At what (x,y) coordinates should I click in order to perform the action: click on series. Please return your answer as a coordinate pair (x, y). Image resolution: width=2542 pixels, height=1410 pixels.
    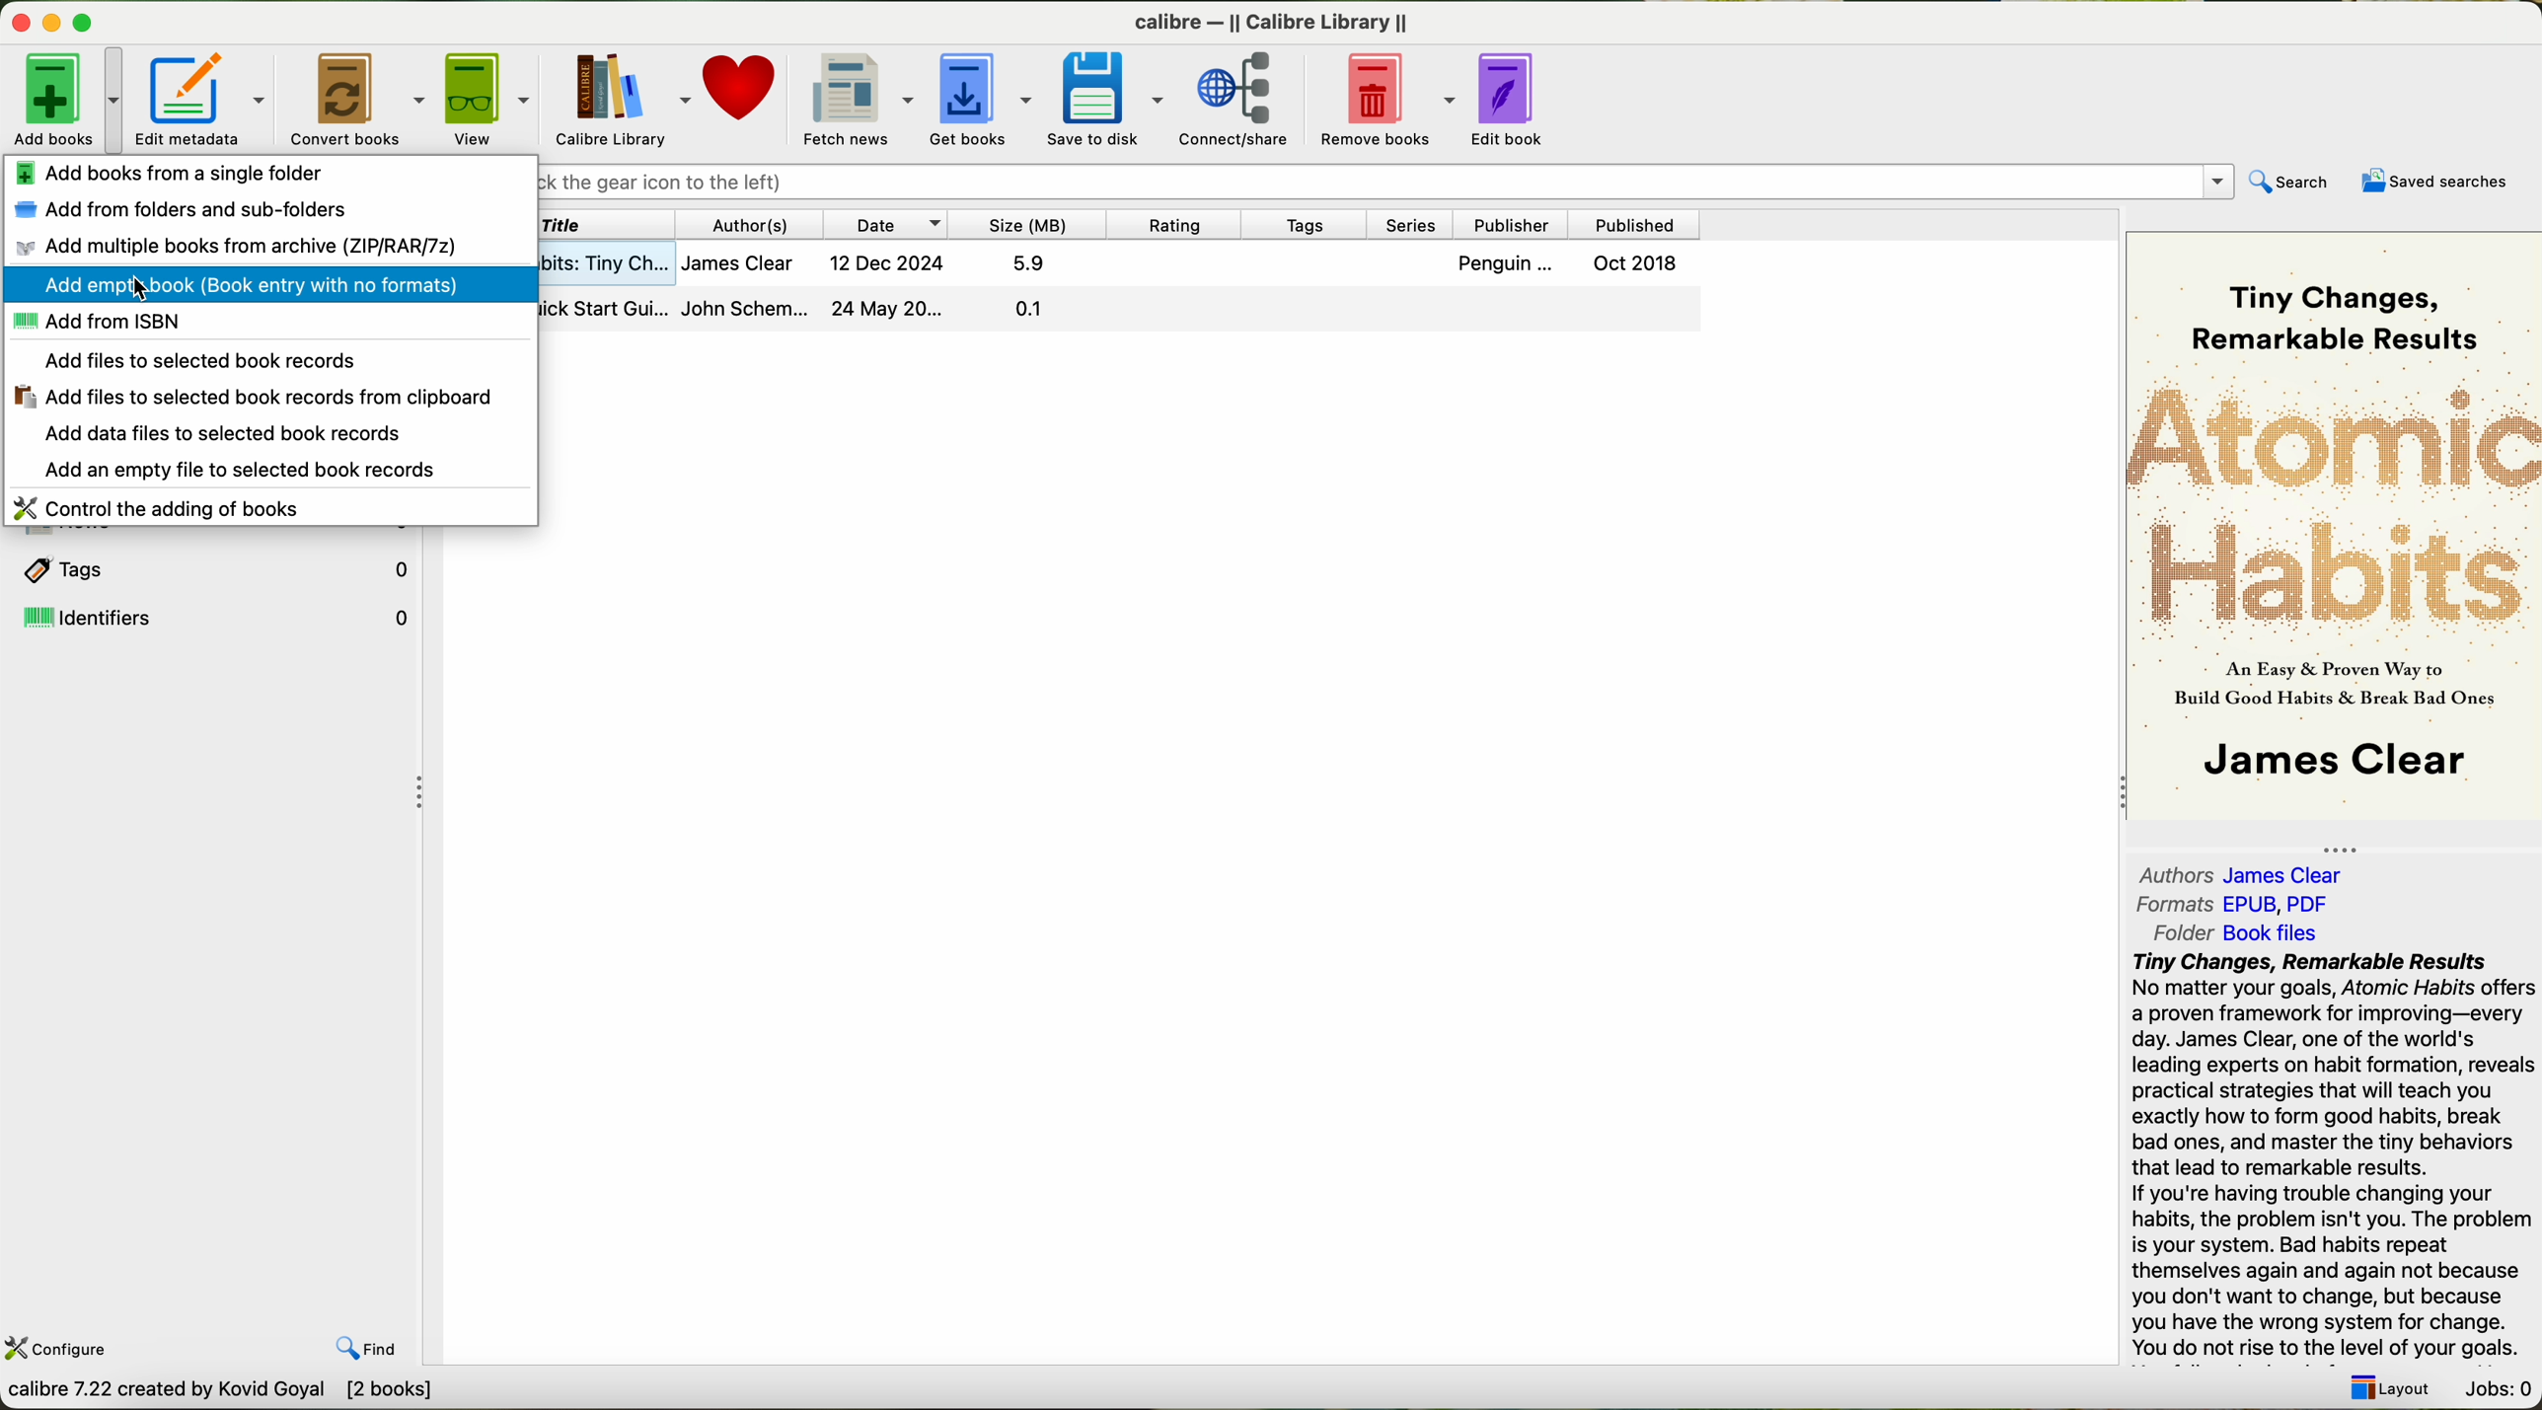
    Looking at the image, I should click on (1412, 223).